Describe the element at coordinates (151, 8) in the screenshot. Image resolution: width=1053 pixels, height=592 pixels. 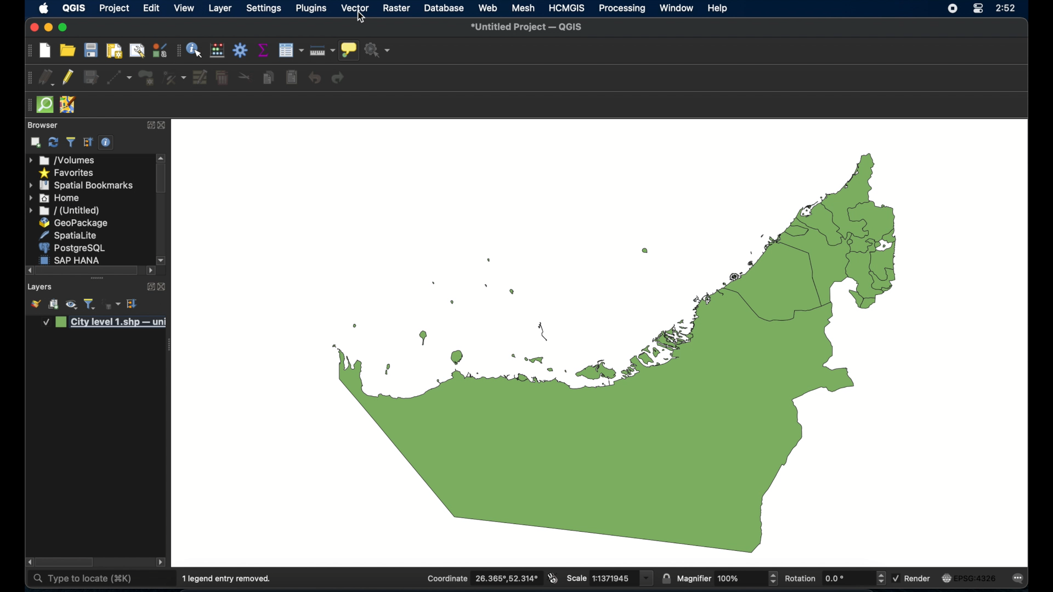
I see `edit` at that location.